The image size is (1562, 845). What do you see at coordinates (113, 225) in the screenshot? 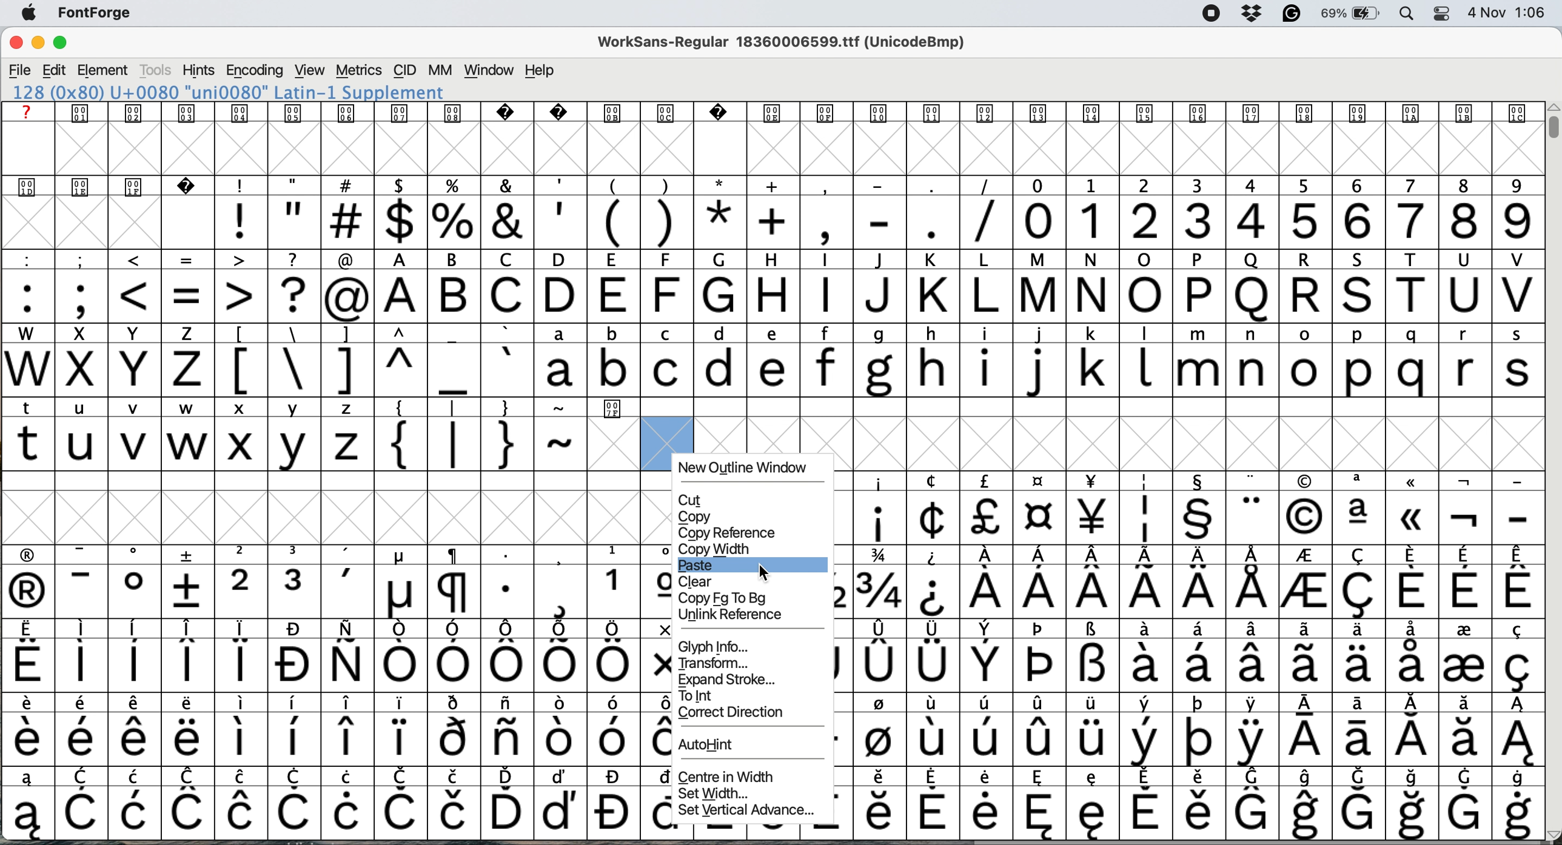
I see `glyph grid` at bounding box center [113, 225].